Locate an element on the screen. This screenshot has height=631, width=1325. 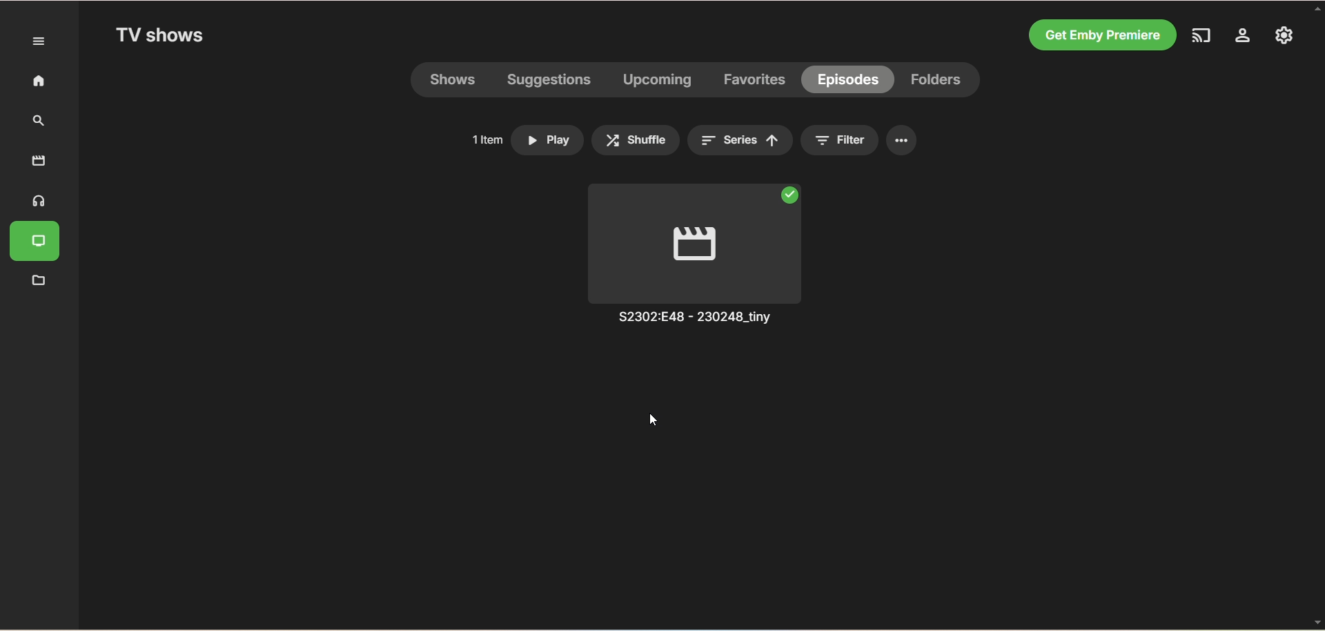
search is located at coordinates (35, 122).